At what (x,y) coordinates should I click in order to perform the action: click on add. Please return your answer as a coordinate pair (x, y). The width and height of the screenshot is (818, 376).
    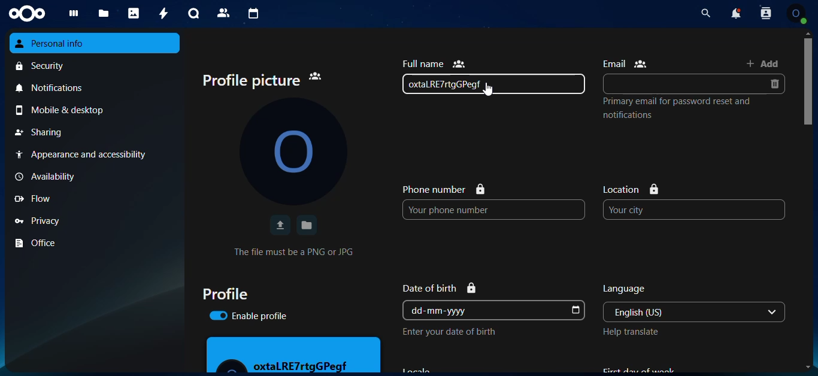
    Looking at the image, I should click on (763, 63).